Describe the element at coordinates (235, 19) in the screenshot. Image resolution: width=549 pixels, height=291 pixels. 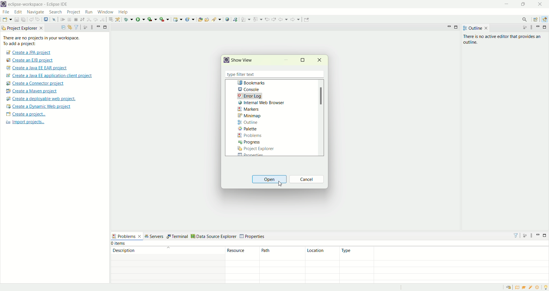
I see `launch the web service explorer` at that location.